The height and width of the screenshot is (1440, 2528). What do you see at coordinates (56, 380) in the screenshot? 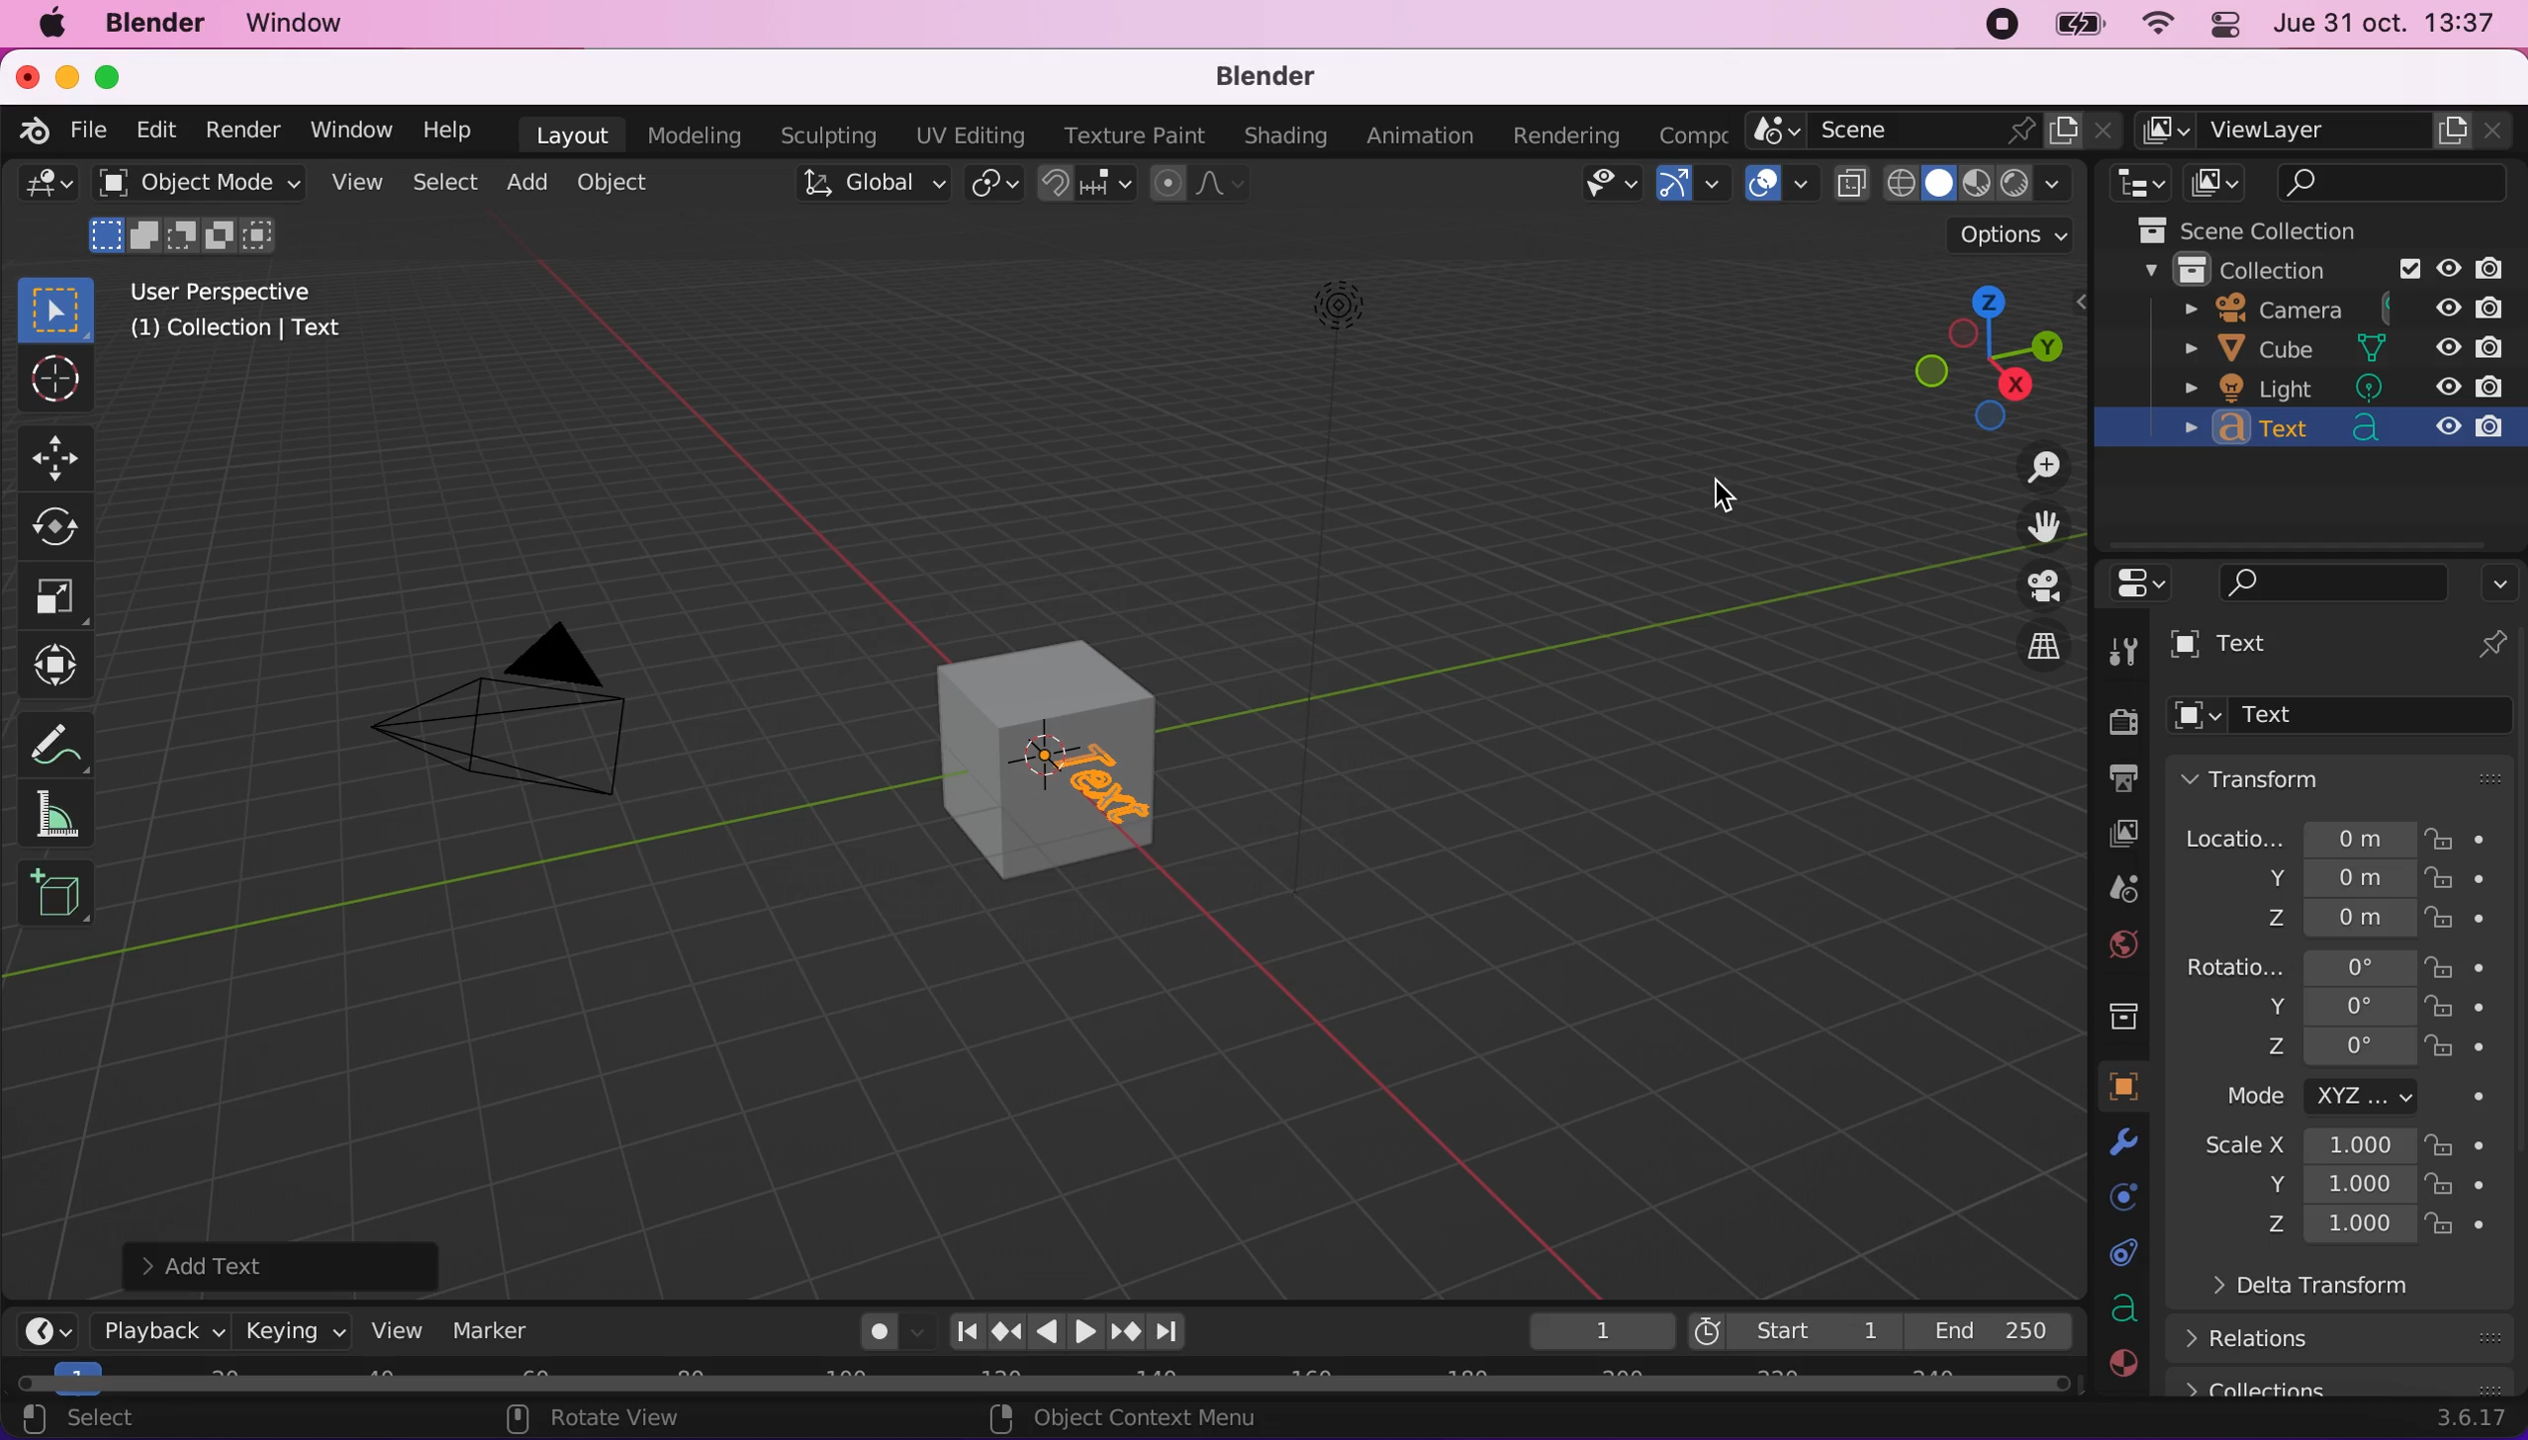
I see `cursor` at bounding box center [56, 380].